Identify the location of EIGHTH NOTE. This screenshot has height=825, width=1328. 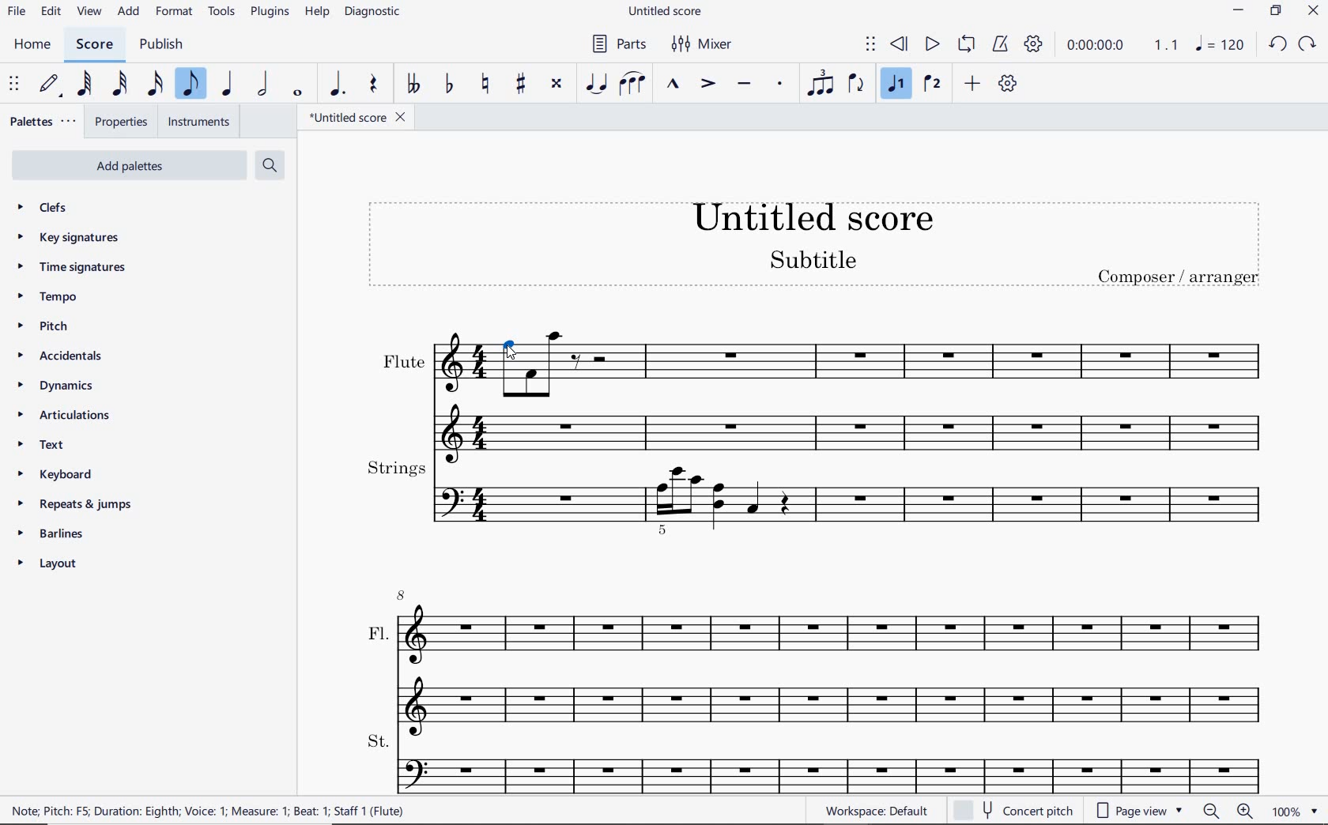
(191, 85).